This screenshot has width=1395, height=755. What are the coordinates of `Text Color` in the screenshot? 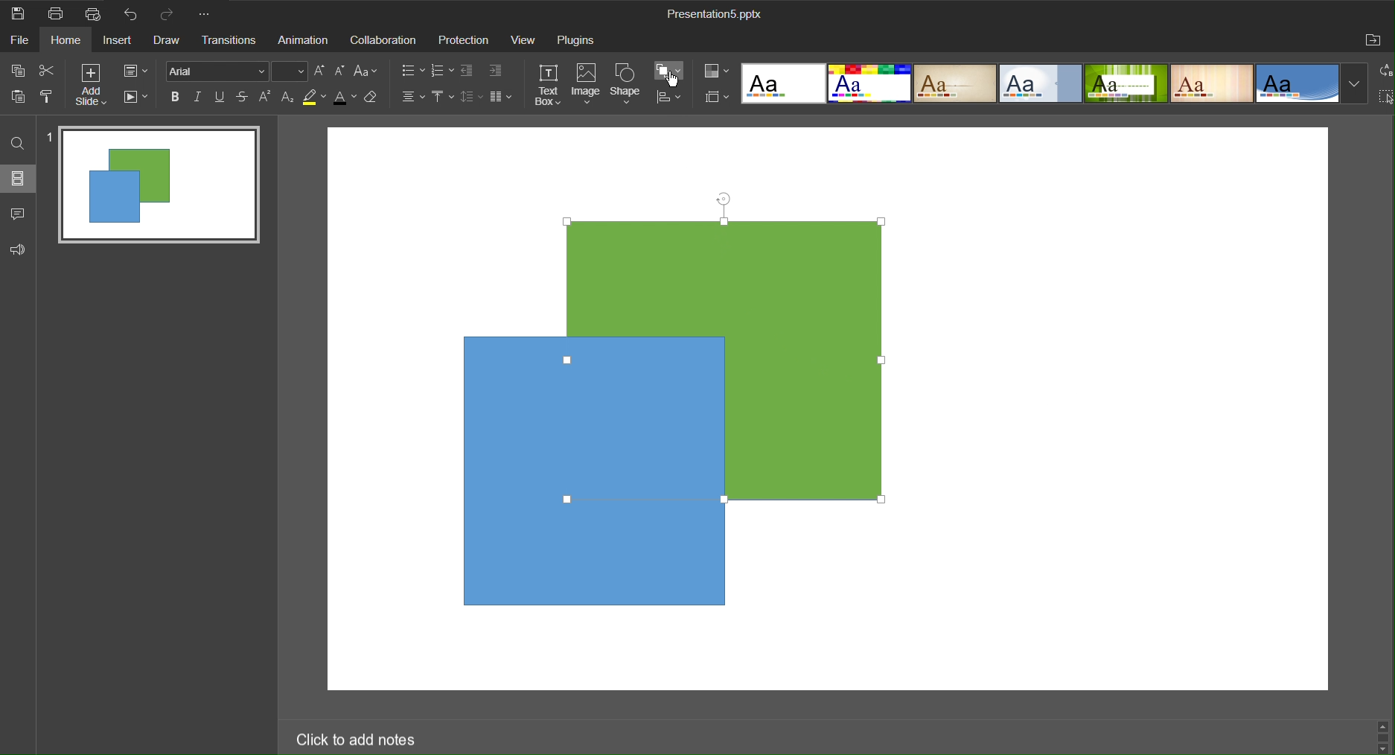 It's located at (346, 98).